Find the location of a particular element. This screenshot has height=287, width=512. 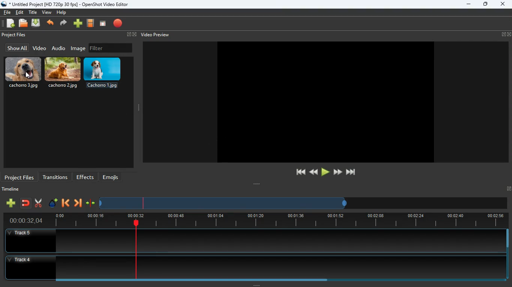

join is located at coordinates (26, 204).